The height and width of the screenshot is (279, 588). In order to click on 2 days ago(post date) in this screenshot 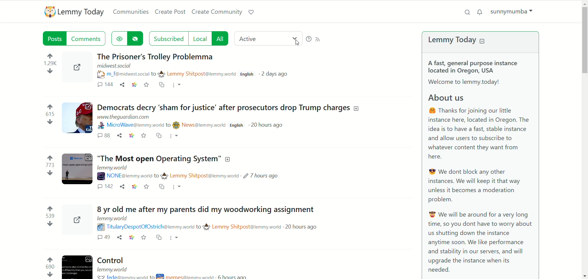, I will do `click(278, 73)`.